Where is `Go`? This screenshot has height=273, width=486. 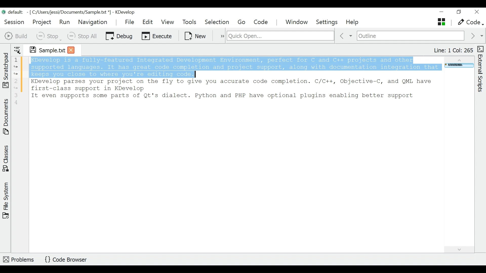 Go is located at coordinates (242, 22).